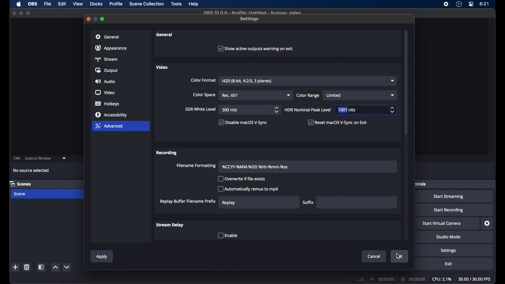 The image size is (505, 284). I want to click on settings, so click(448, 251).